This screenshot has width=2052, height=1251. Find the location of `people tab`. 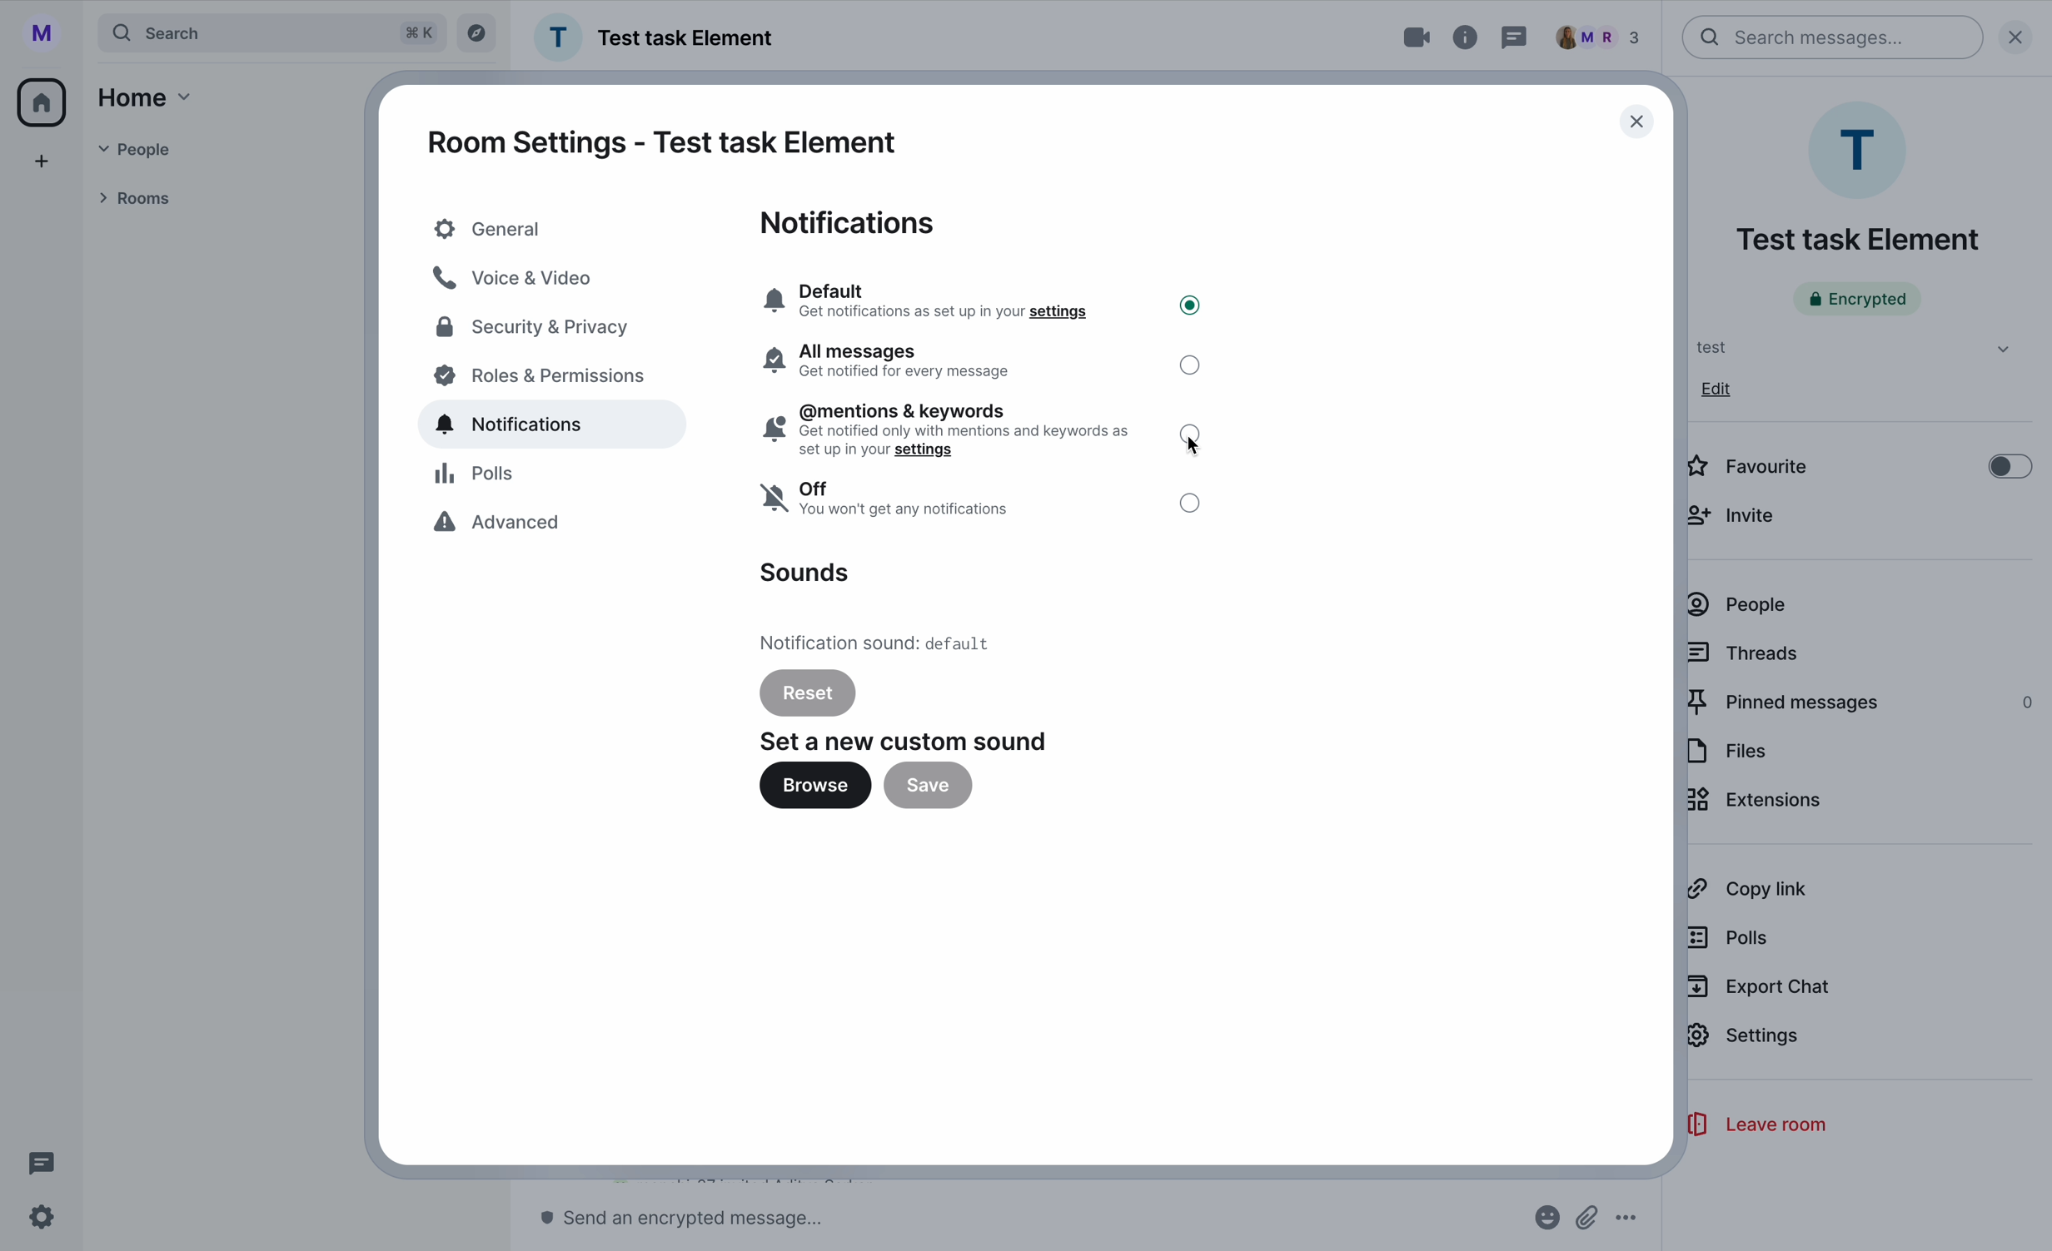

people tab is located at coordinates (157, 150).